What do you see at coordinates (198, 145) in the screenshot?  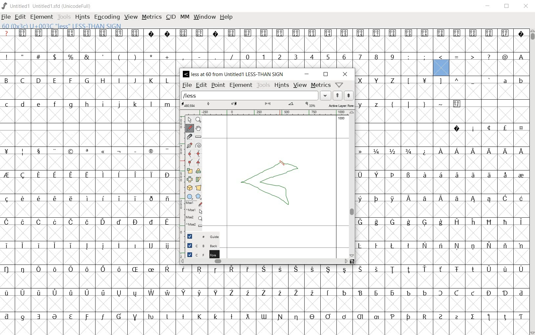 I see `change whether spiro is active or not"` at bounding box center [198, 145].